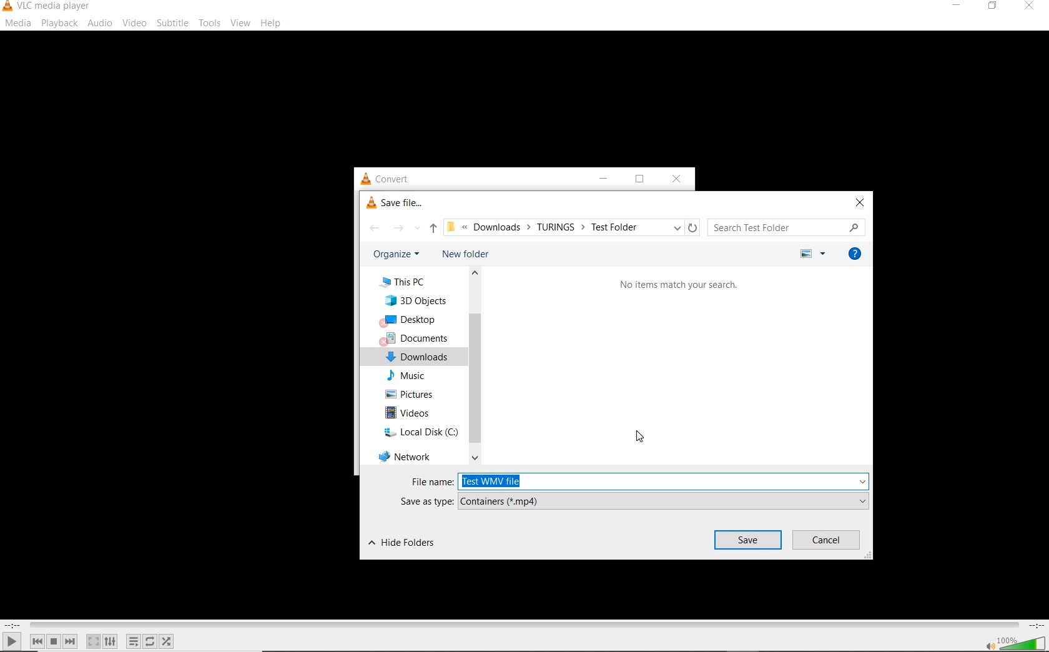 The image size is (1049, 652). Describe the element at coordinates (676, 178) in the screenshot. I see `close` at that location.